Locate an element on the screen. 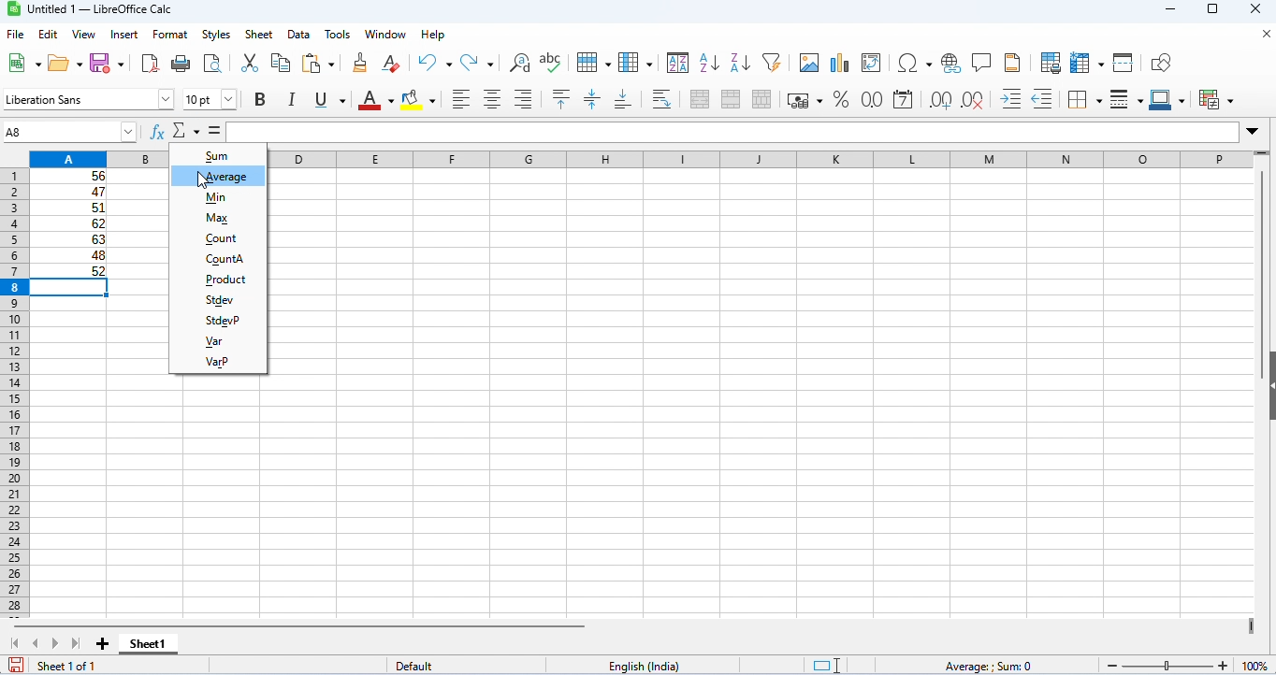 The width and height of the screenshot is (1276, 675). insert comment is located at coordinates (982, 63).